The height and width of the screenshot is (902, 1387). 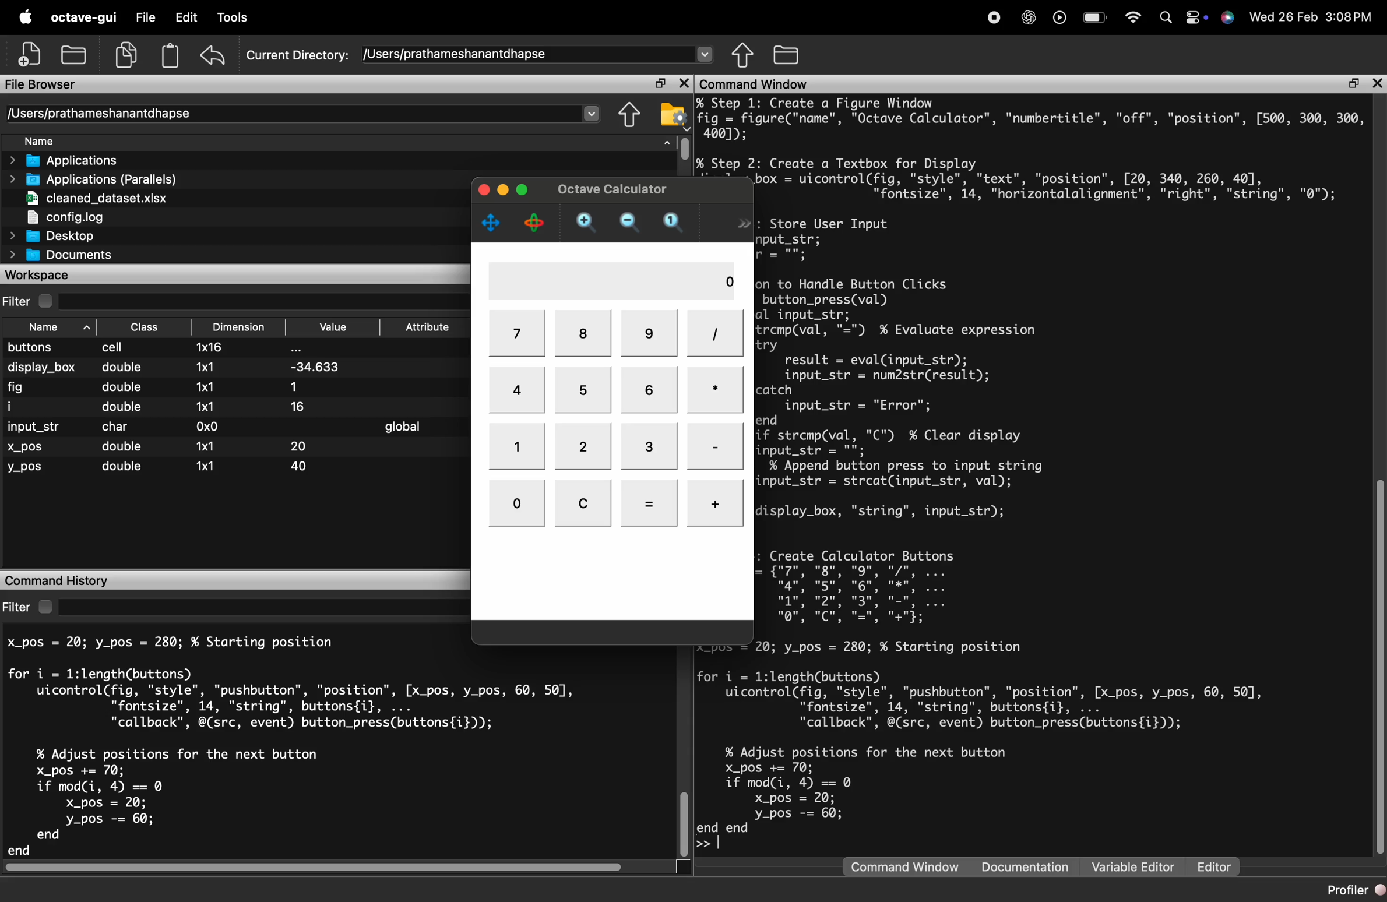 What do you see at coordinates (681, 149) in the screenshot?
I see `vertical scrollbar` at bounding box center [681, 149].